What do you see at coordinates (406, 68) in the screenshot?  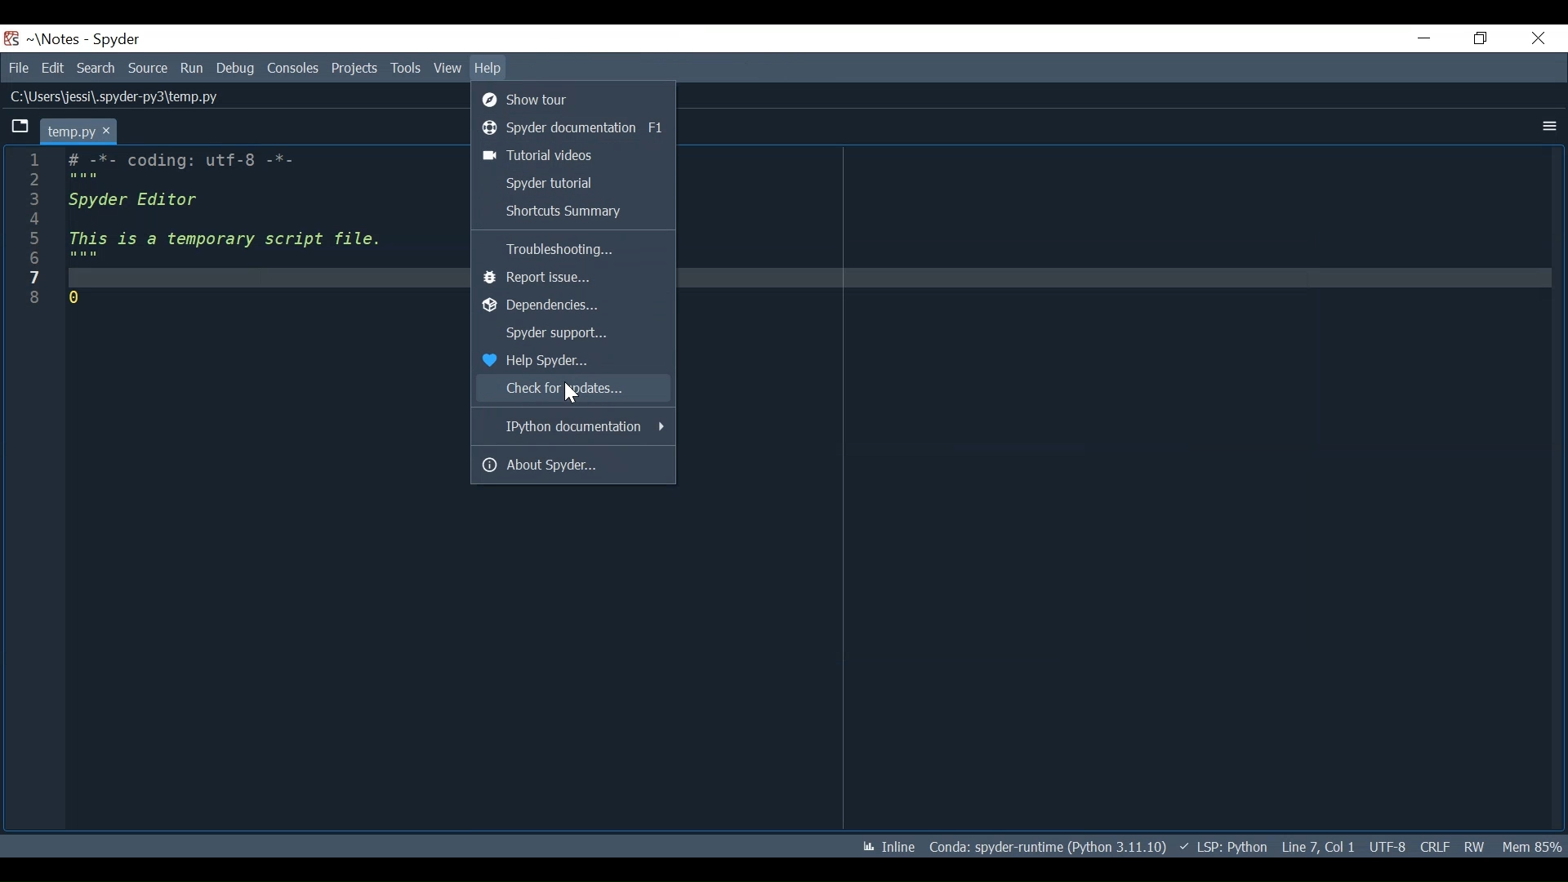 I see `Tools` at bounding box center [406, 68].